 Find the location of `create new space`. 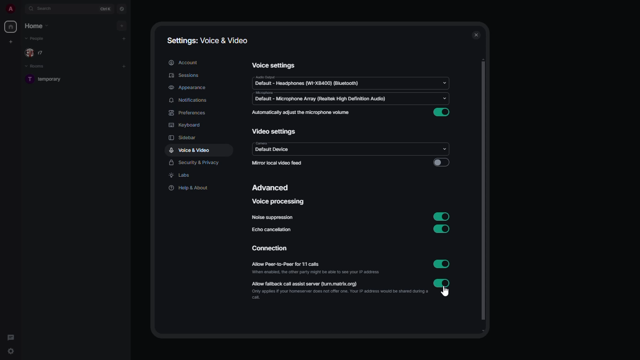

create new space is located at coordinates (10, 41).